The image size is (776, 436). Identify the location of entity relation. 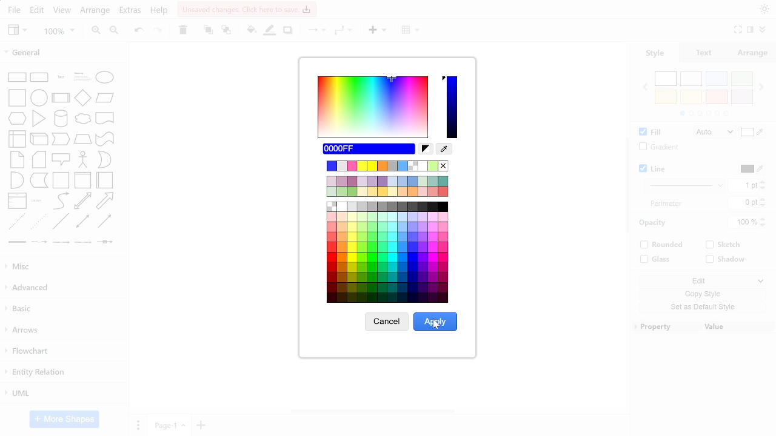
(64, 372).